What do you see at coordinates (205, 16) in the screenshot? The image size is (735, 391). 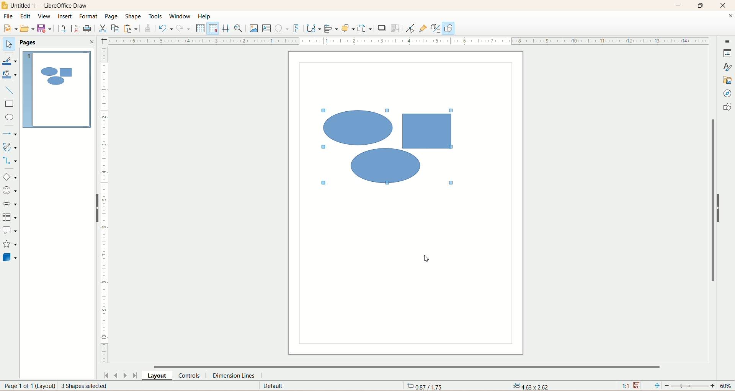 I see `help` at bounding box center [205, 16].